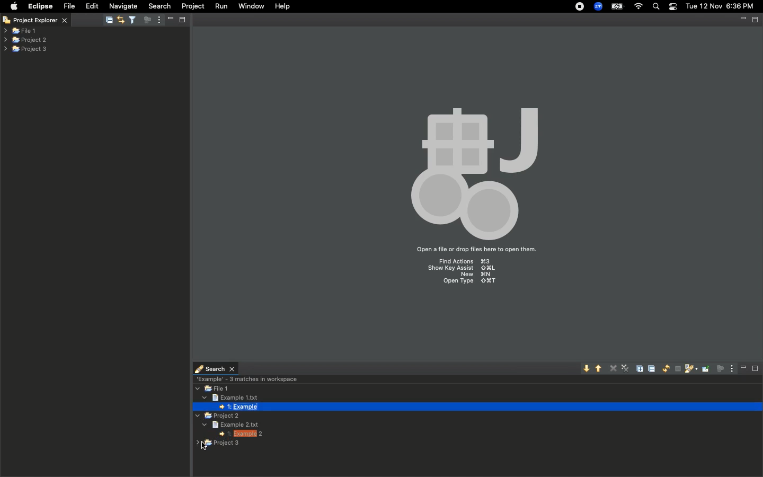 The width and height of the screenshot is (763, 477). What do you see at coordinates (68, 6) in the screenshot?
I see `File` at bounding box center [68, 6].